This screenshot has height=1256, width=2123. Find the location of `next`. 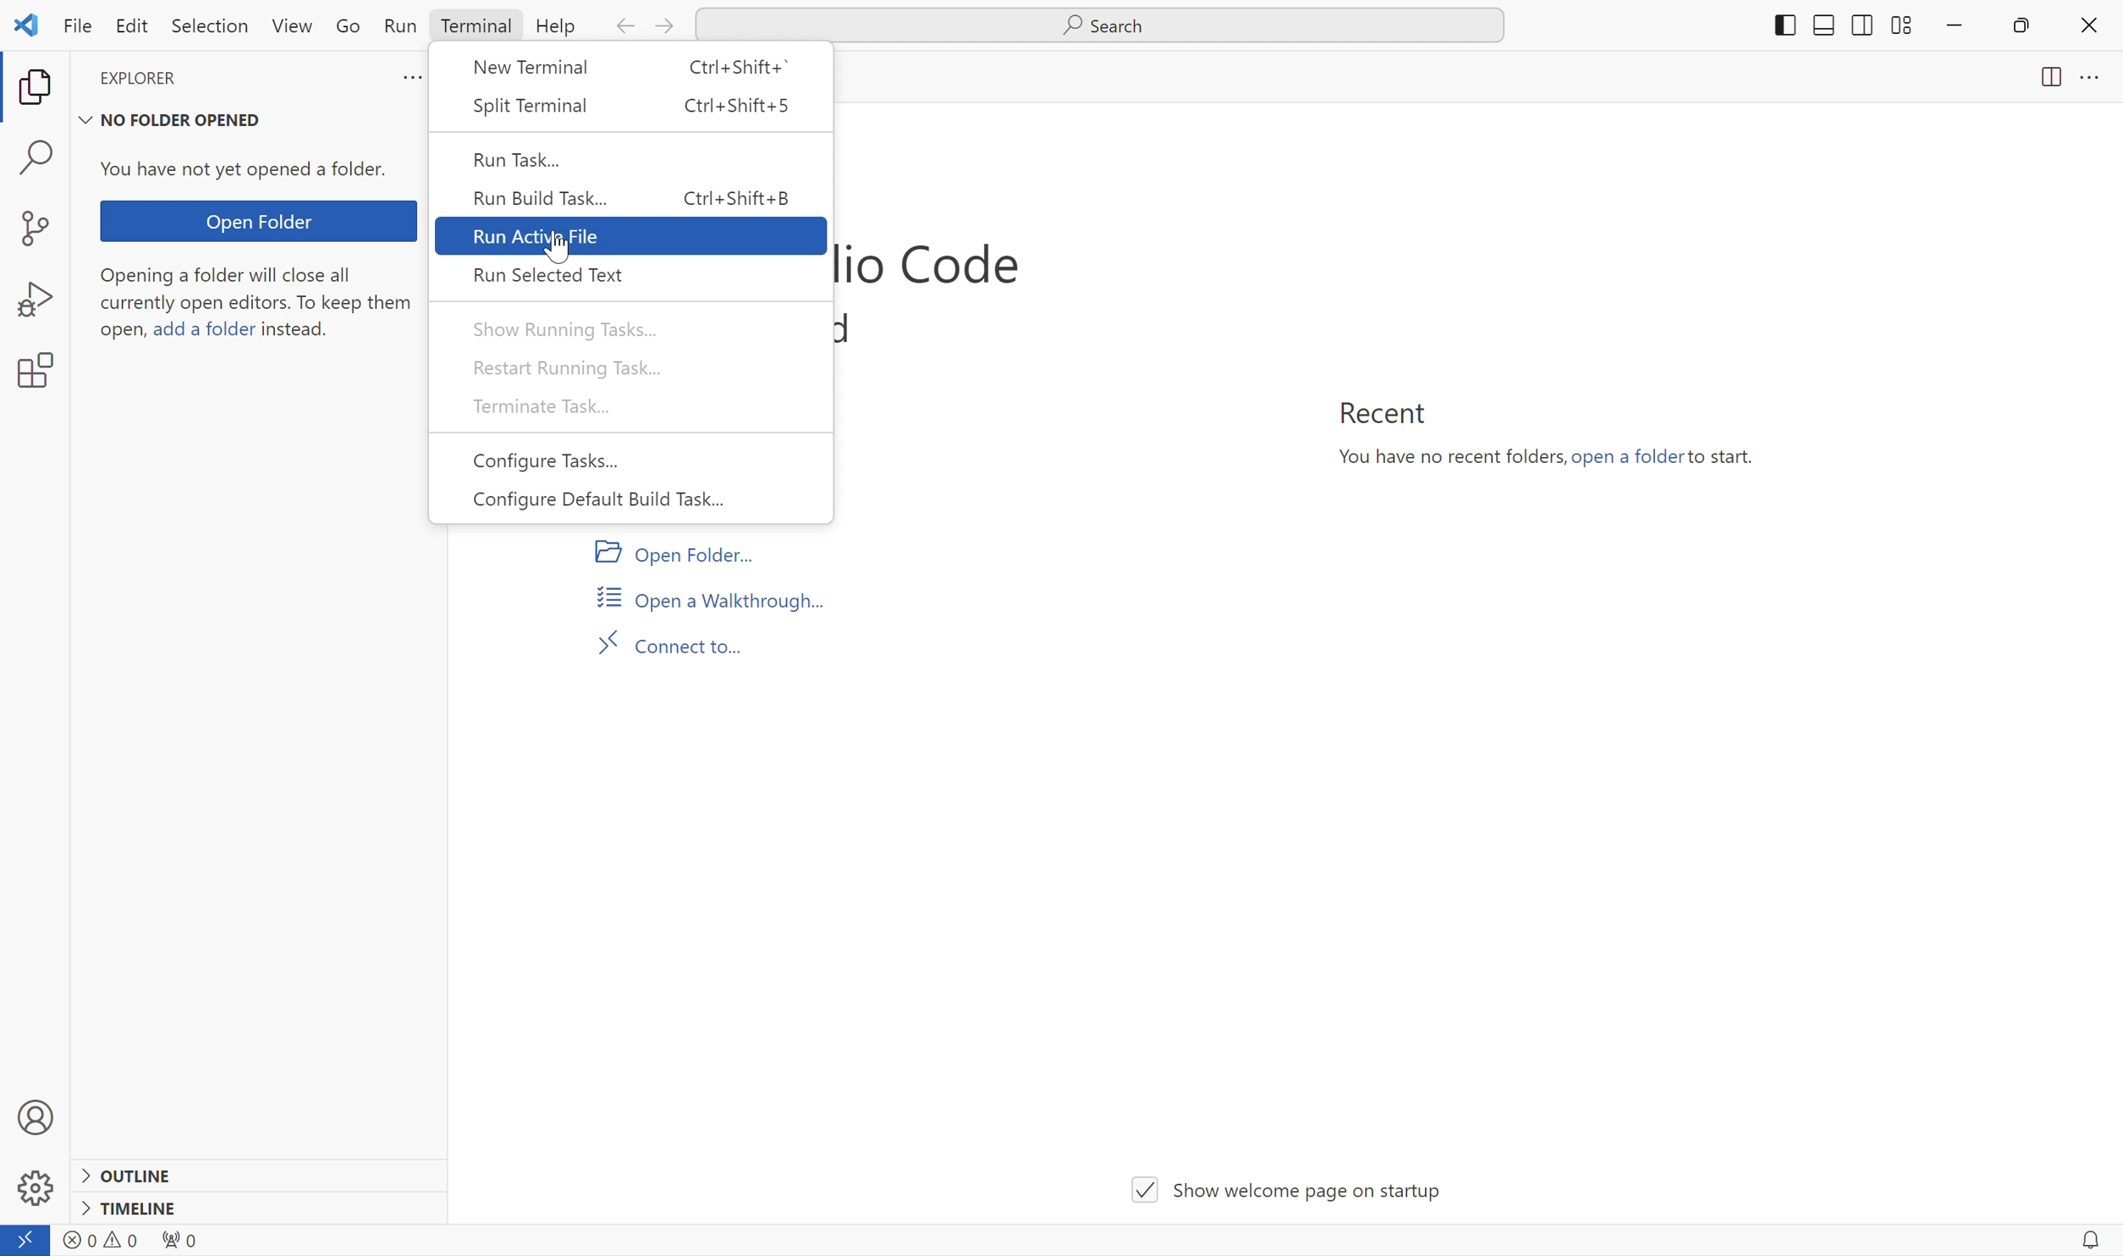

next is located at coordinates (662, 25).